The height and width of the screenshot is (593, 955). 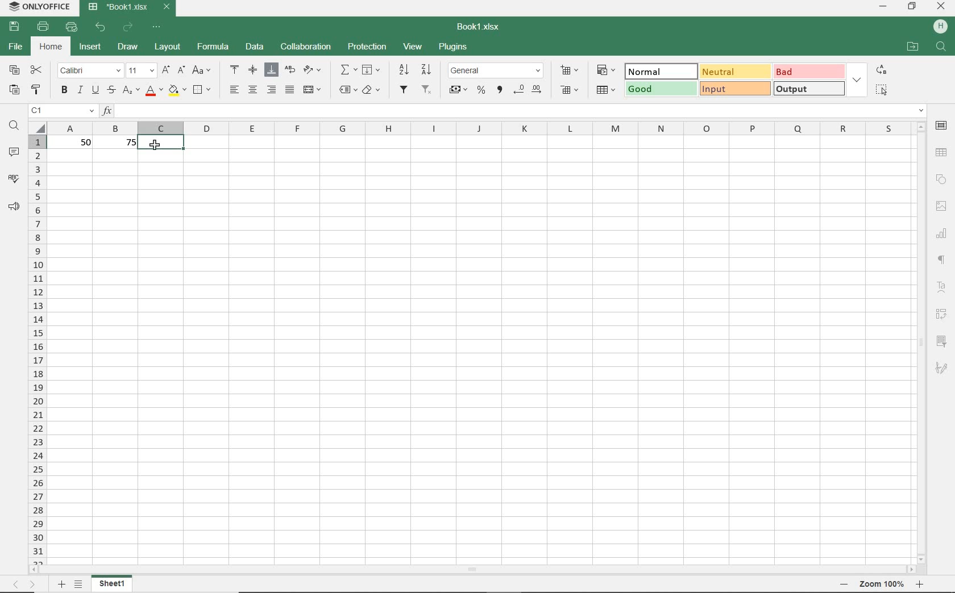 What do you see at coordinates (114, 583) in the screenshot?
I see `sheet1` at bounding box center [114, 583].